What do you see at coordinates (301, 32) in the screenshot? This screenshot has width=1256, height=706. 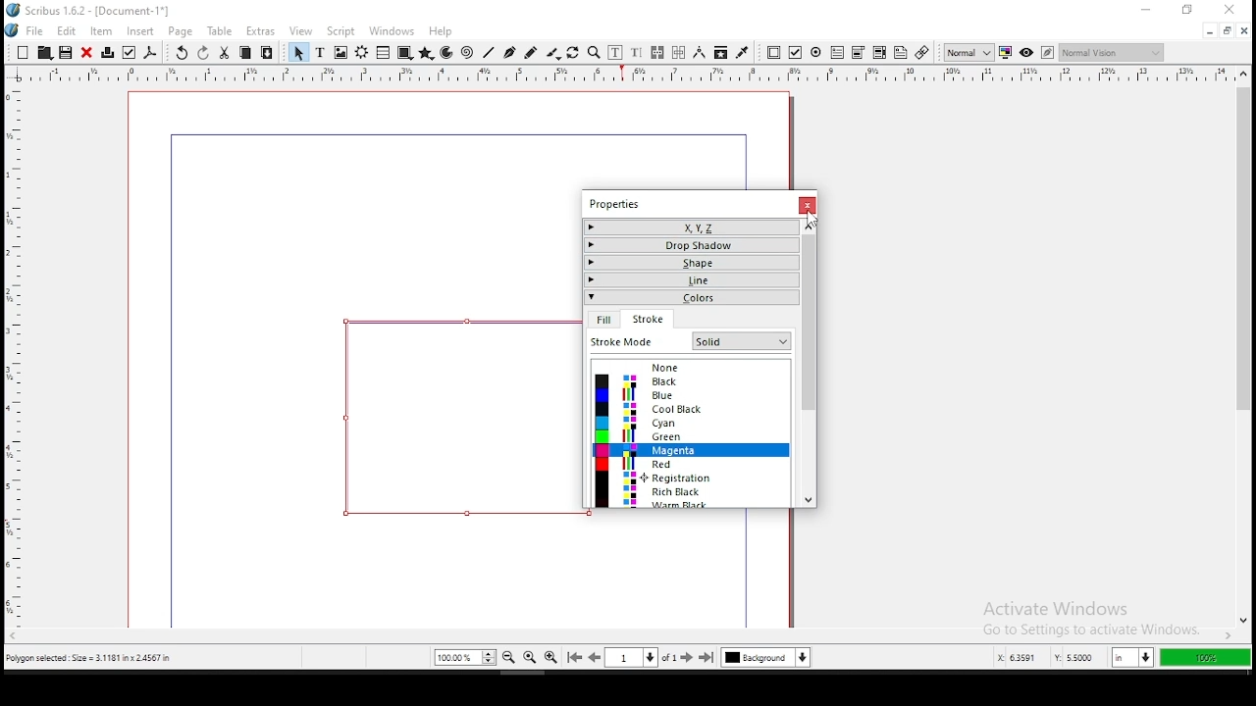 I see `view` at bounding box center [301, 32].